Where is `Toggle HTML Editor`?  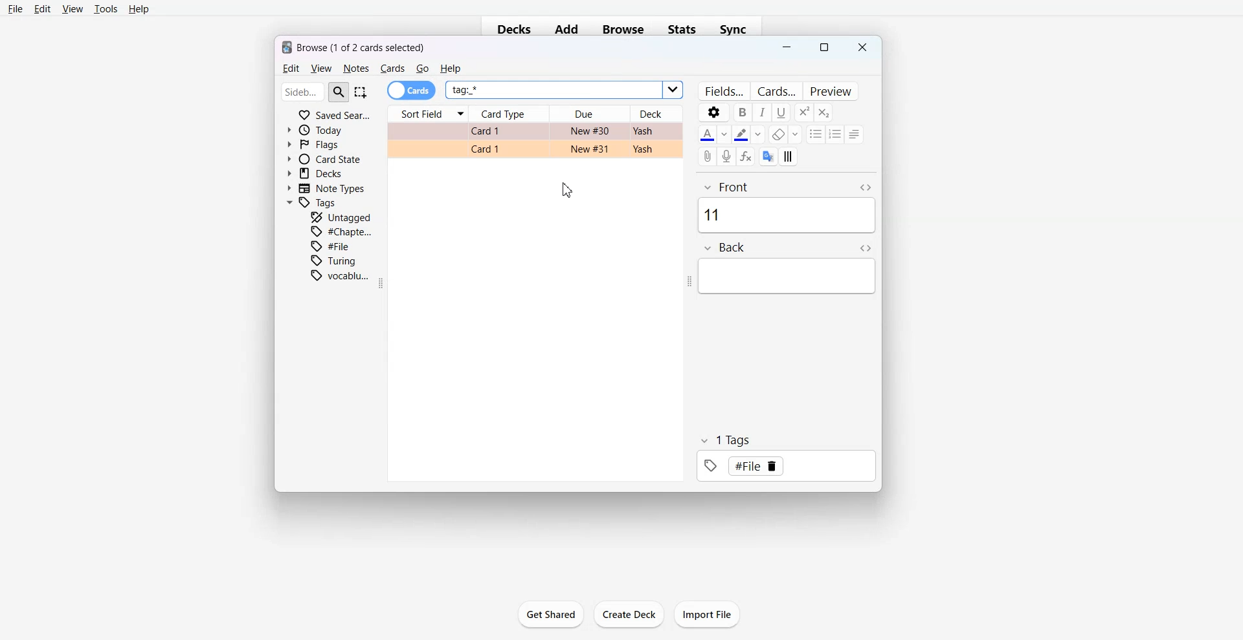 Toggle HTML Editor is located at coordinates (865, 187).